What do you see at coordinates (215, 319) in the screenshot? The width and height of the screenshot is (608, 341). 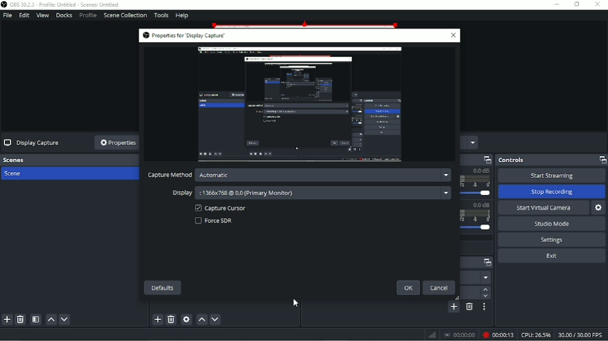 I see `Move source(s) down` at bounding box center [215, 319].